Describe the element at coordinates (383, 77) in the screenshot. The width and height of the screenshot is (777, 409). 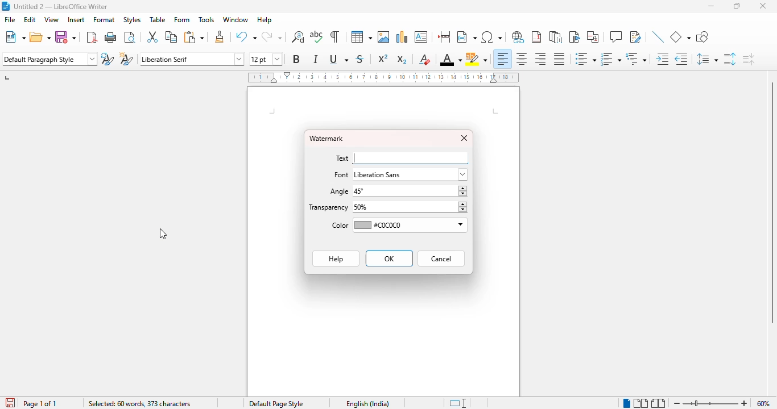
I see `ruler` at that location.